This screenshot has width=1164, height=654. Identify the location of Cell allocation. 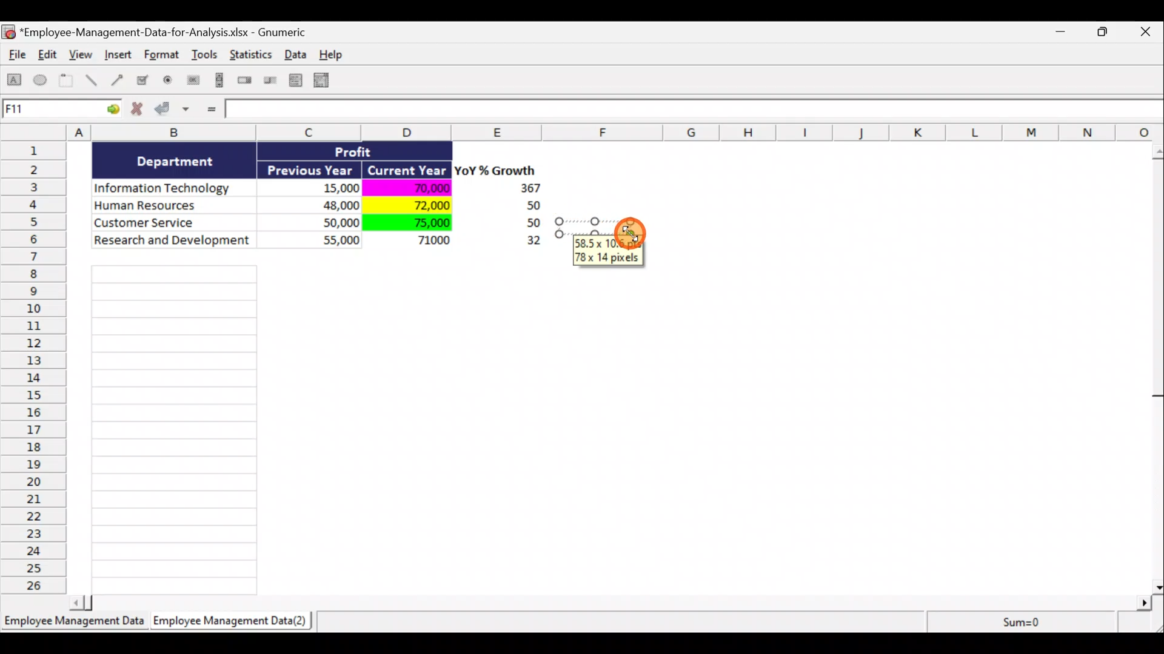
(61, 111).